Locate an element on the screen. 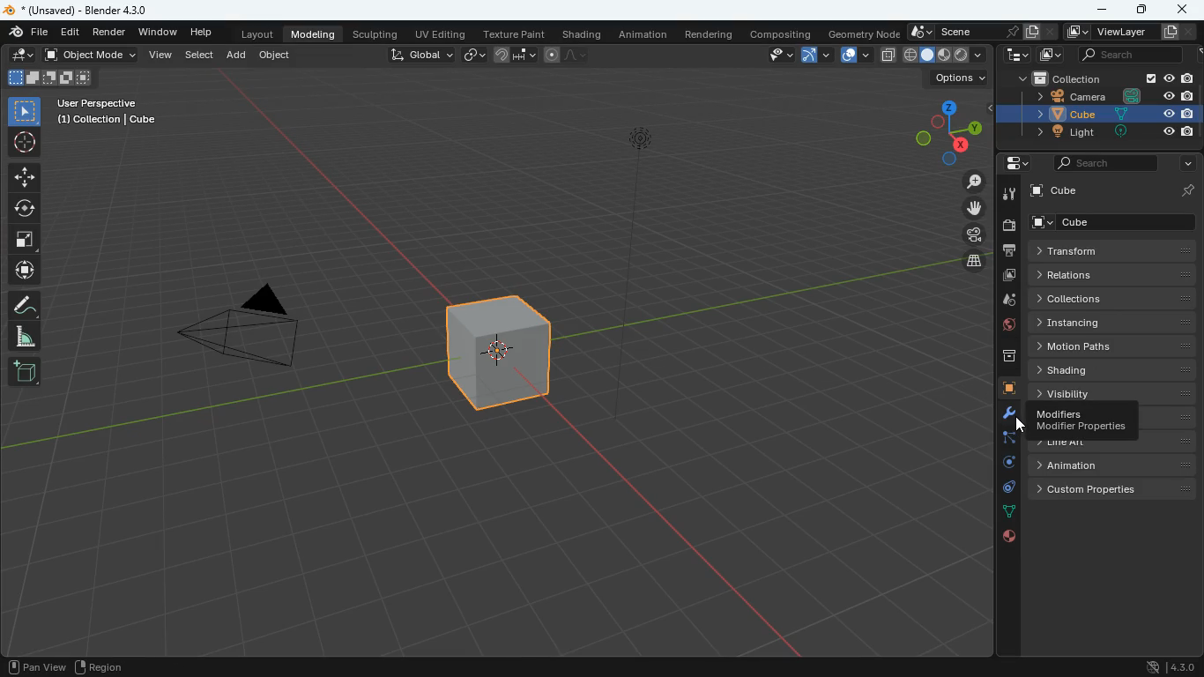 This screenshot has width=1204, height=677. visibility is located at coordinates (1119, 394).